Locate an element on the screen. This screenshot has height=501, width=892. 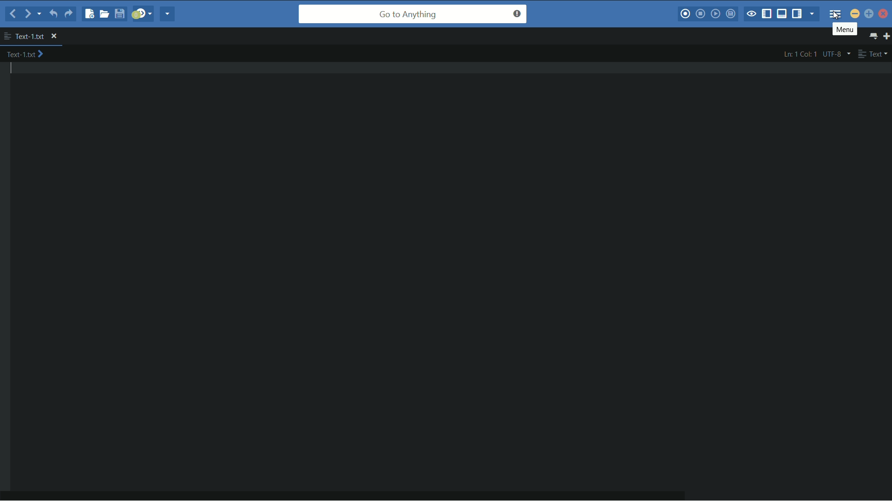
menu pop up is located at coordinates (845, 29).